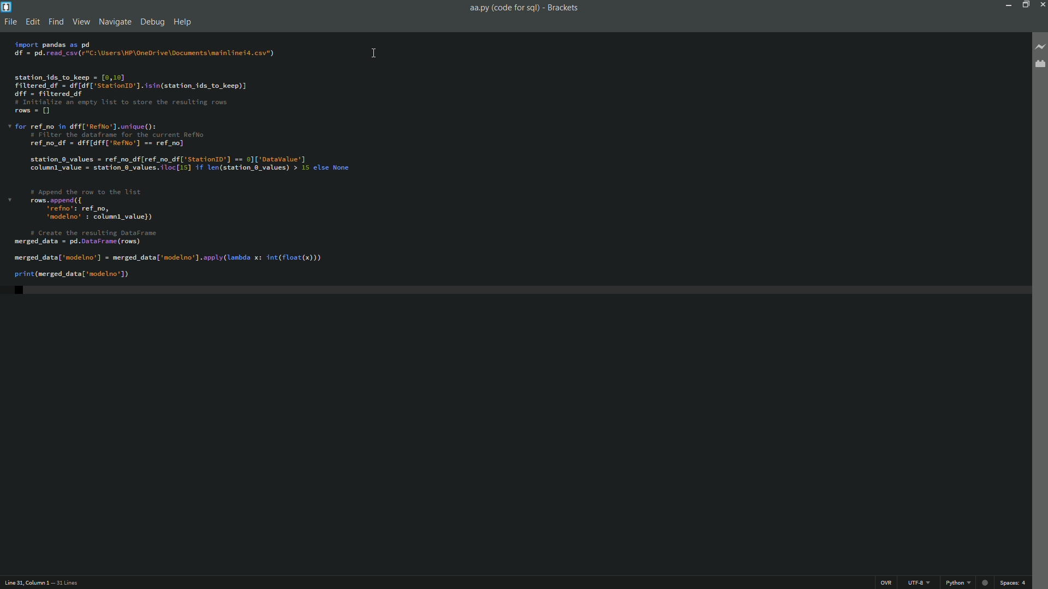  I want to click on cursor position, so click(27, 582).